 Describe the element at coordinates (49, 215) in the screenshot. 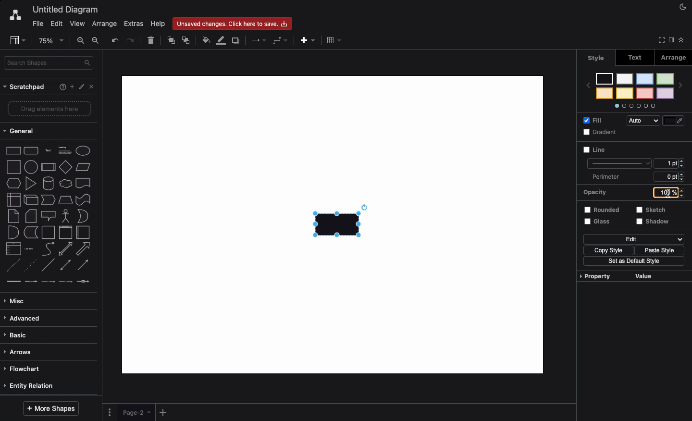

I see `callout` at that location.